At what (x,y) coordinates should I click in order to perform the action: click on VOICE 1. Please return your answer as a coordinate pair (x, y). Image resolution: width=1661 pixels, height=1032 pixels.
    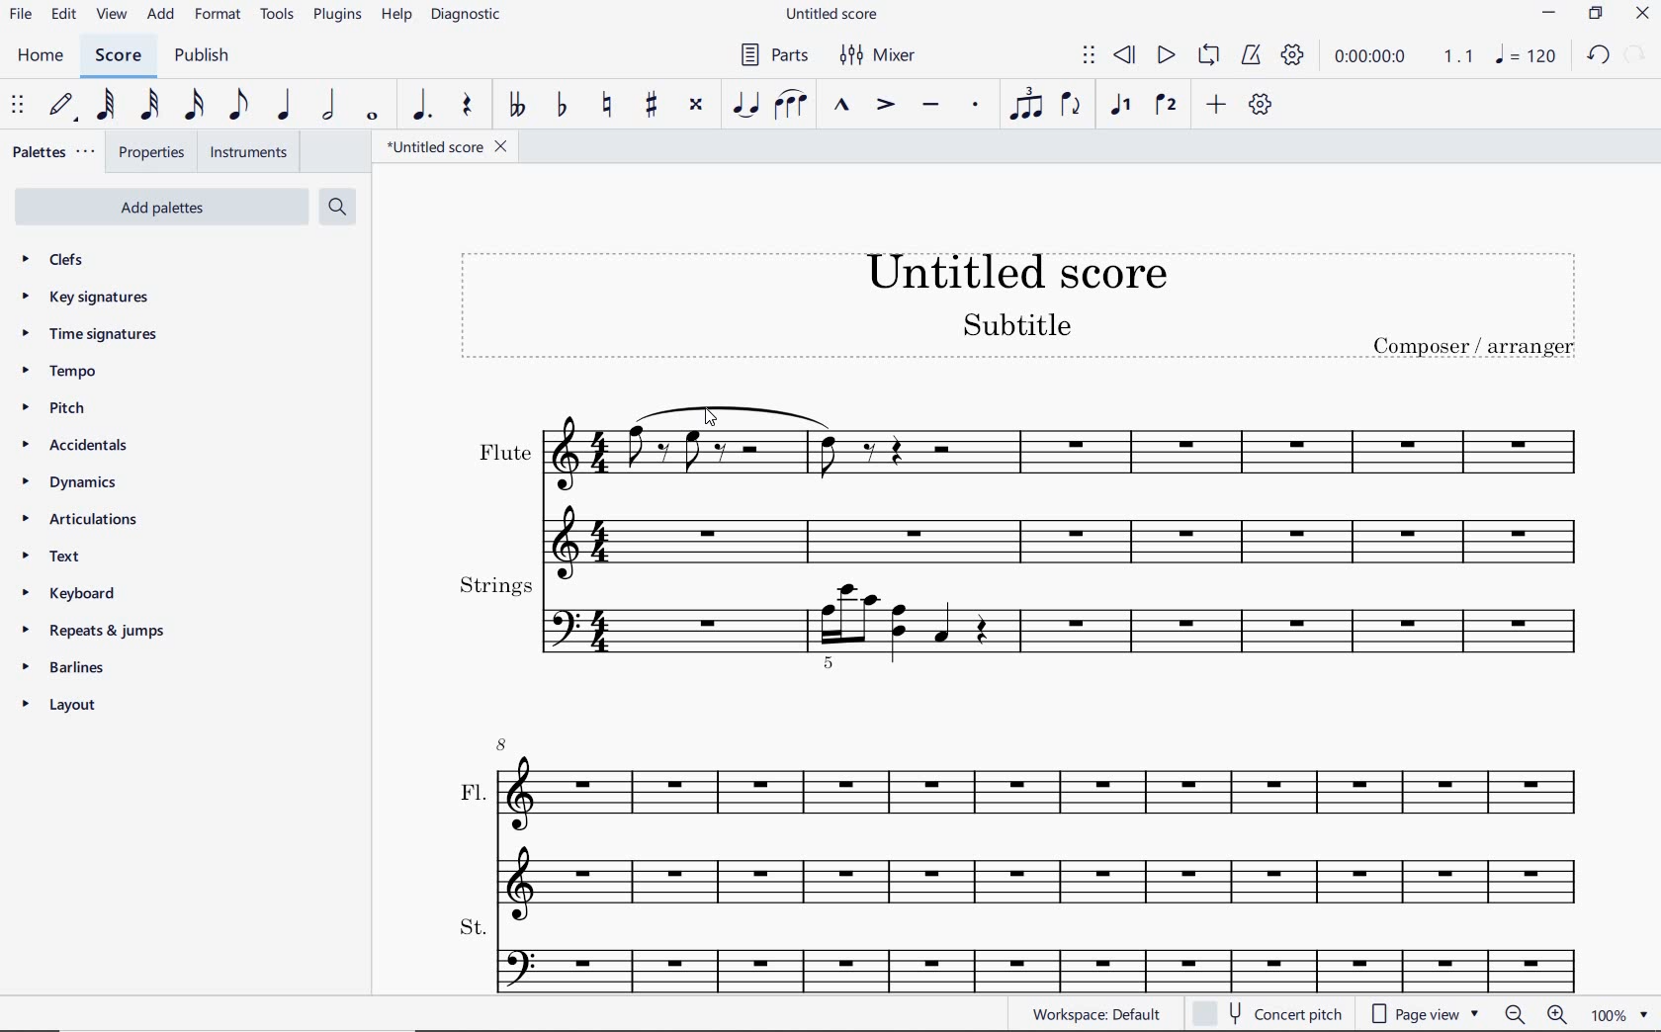
    Looking at the image, I should click on (1122, 108).